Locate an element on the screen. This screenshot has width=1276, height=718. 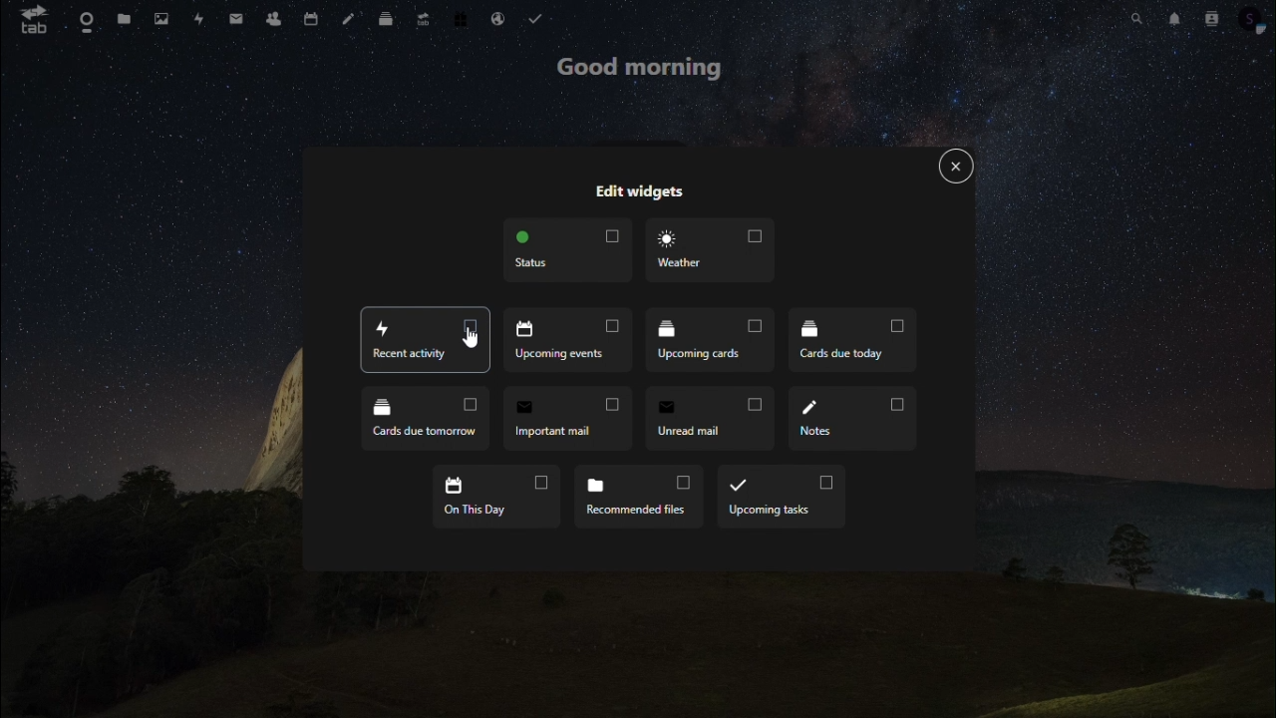
recommended files is located at coordinates (638, 498).